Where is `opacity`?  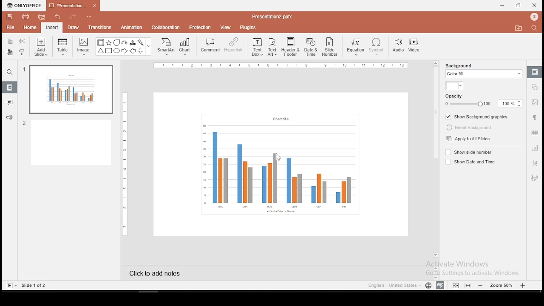 opacity is located at coordinates (484, 100).